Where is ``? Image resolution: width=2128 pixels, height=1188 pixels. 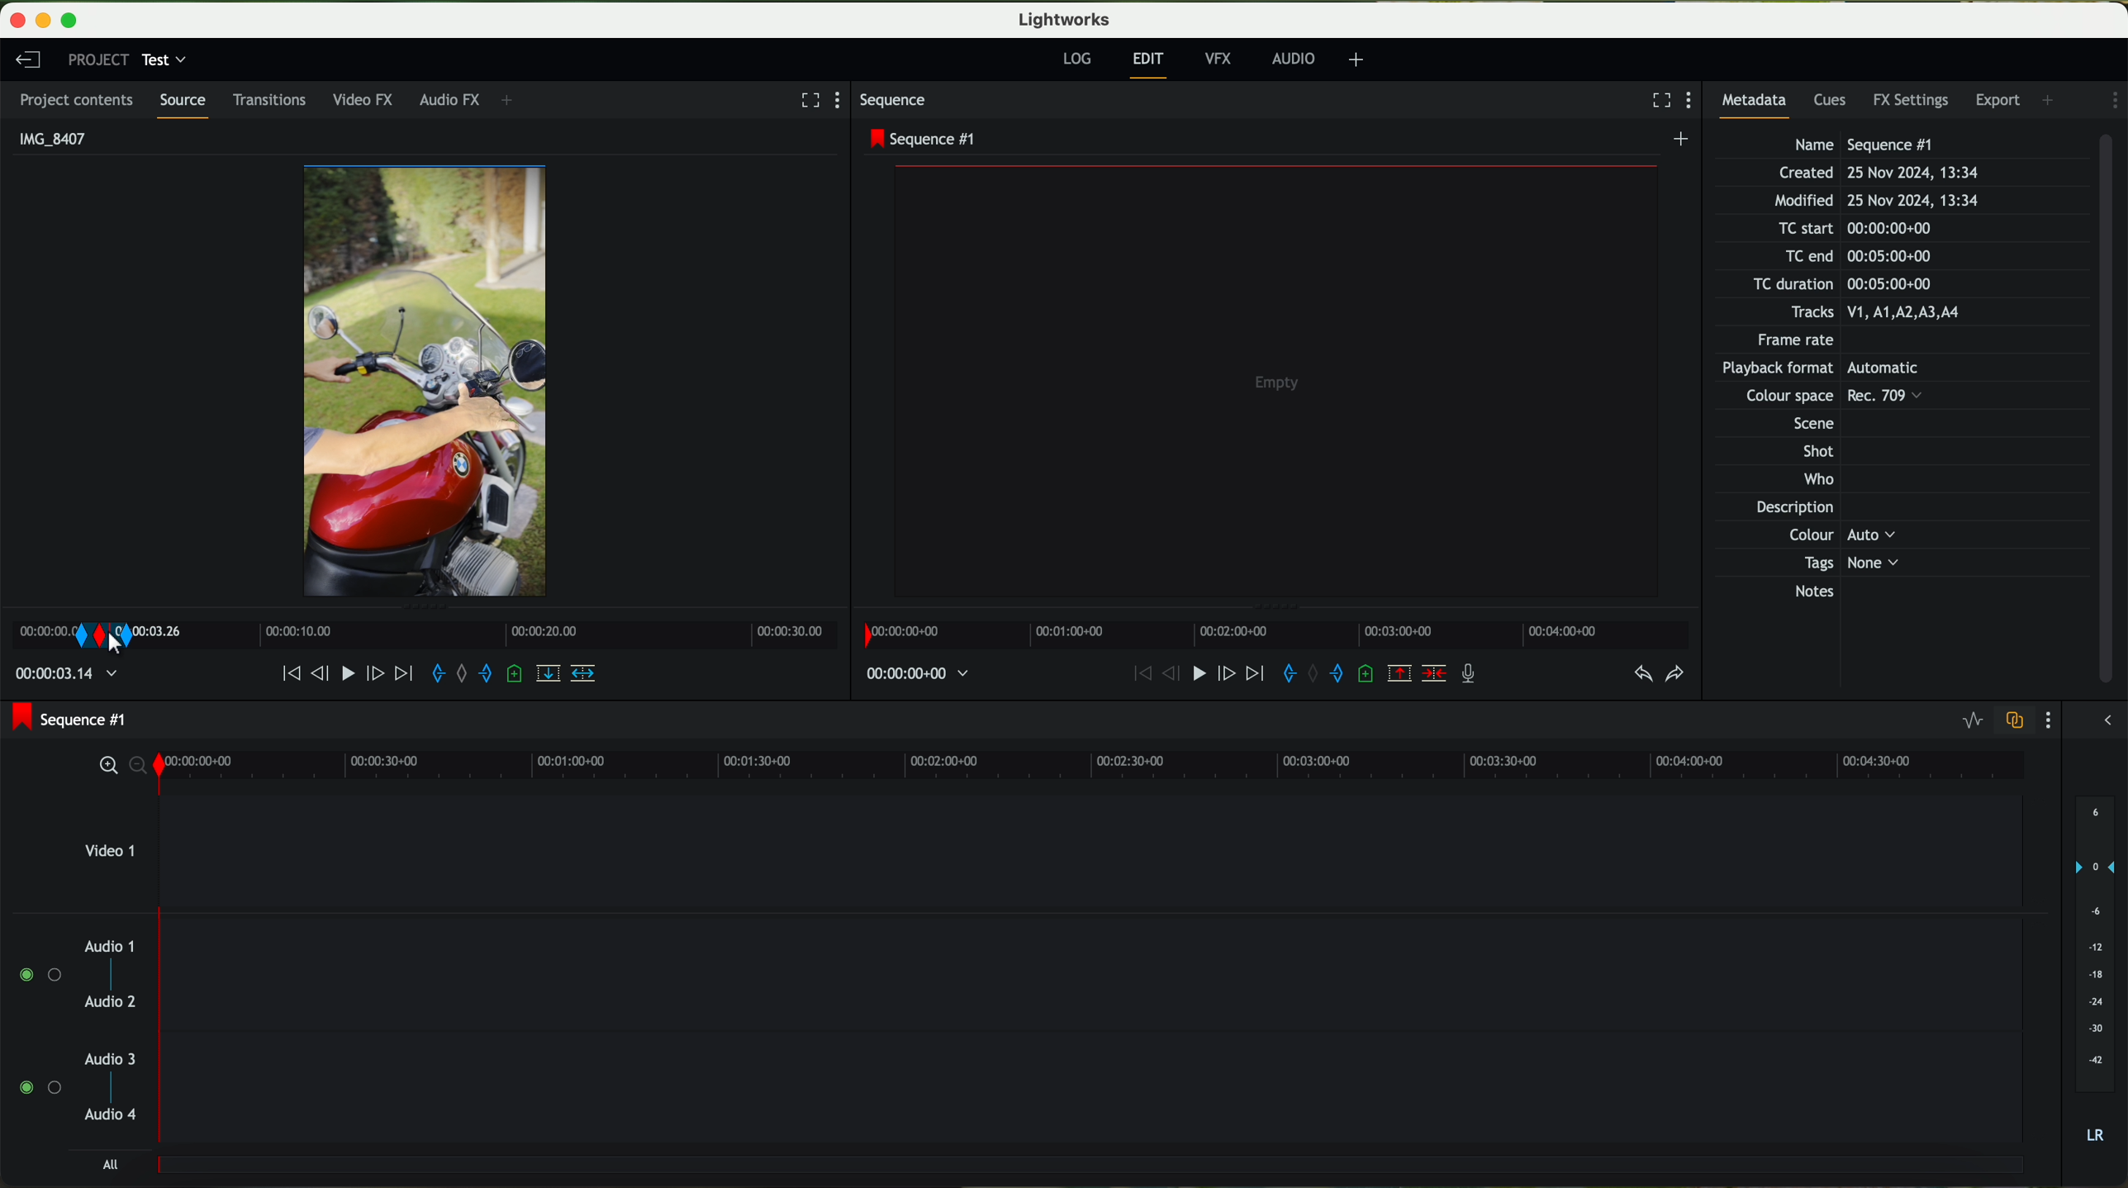  is located at coordinates (1816, 398).